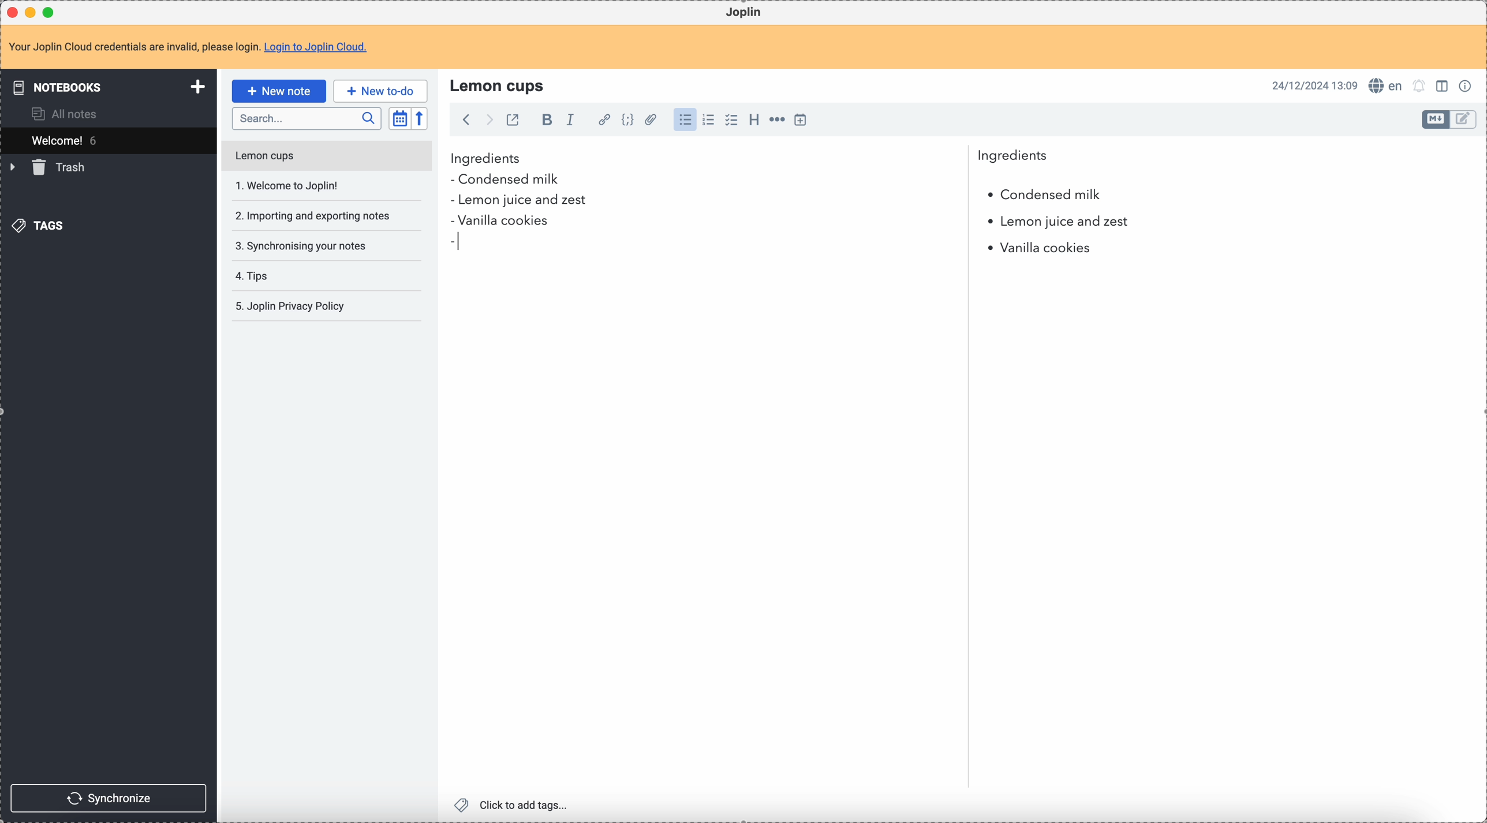 Image resolution: width=1487 pixels, height=823 pixels. What do you see at coordinates (399, 119) in the screenshot?
I see `toggle sort order field` at bounding box center [399, 119].